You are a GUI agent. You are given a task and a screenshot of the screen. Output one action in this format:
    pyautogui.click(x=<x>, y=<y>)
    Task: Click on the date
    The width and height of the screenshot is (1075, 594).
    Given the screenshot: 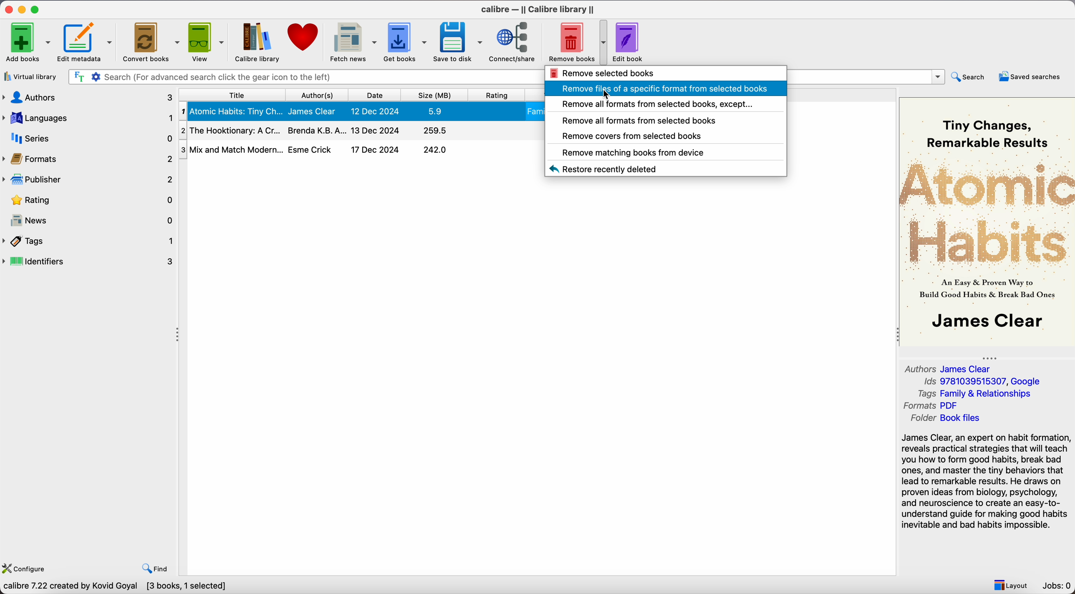 What is the action you would take?
    pyautogui.click(x=378, y=95)
    